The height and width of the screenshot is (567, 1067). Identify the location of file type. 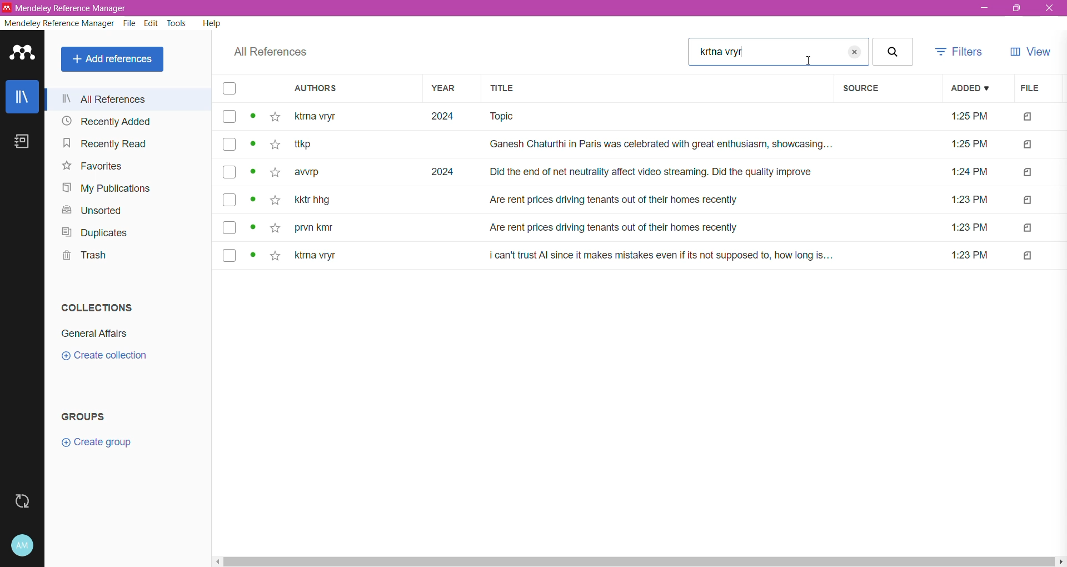
(1028, 201).